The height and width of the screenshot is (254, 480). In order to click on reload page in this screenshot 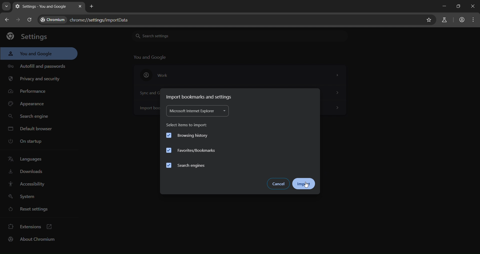, I will do `click(30, 19)`.